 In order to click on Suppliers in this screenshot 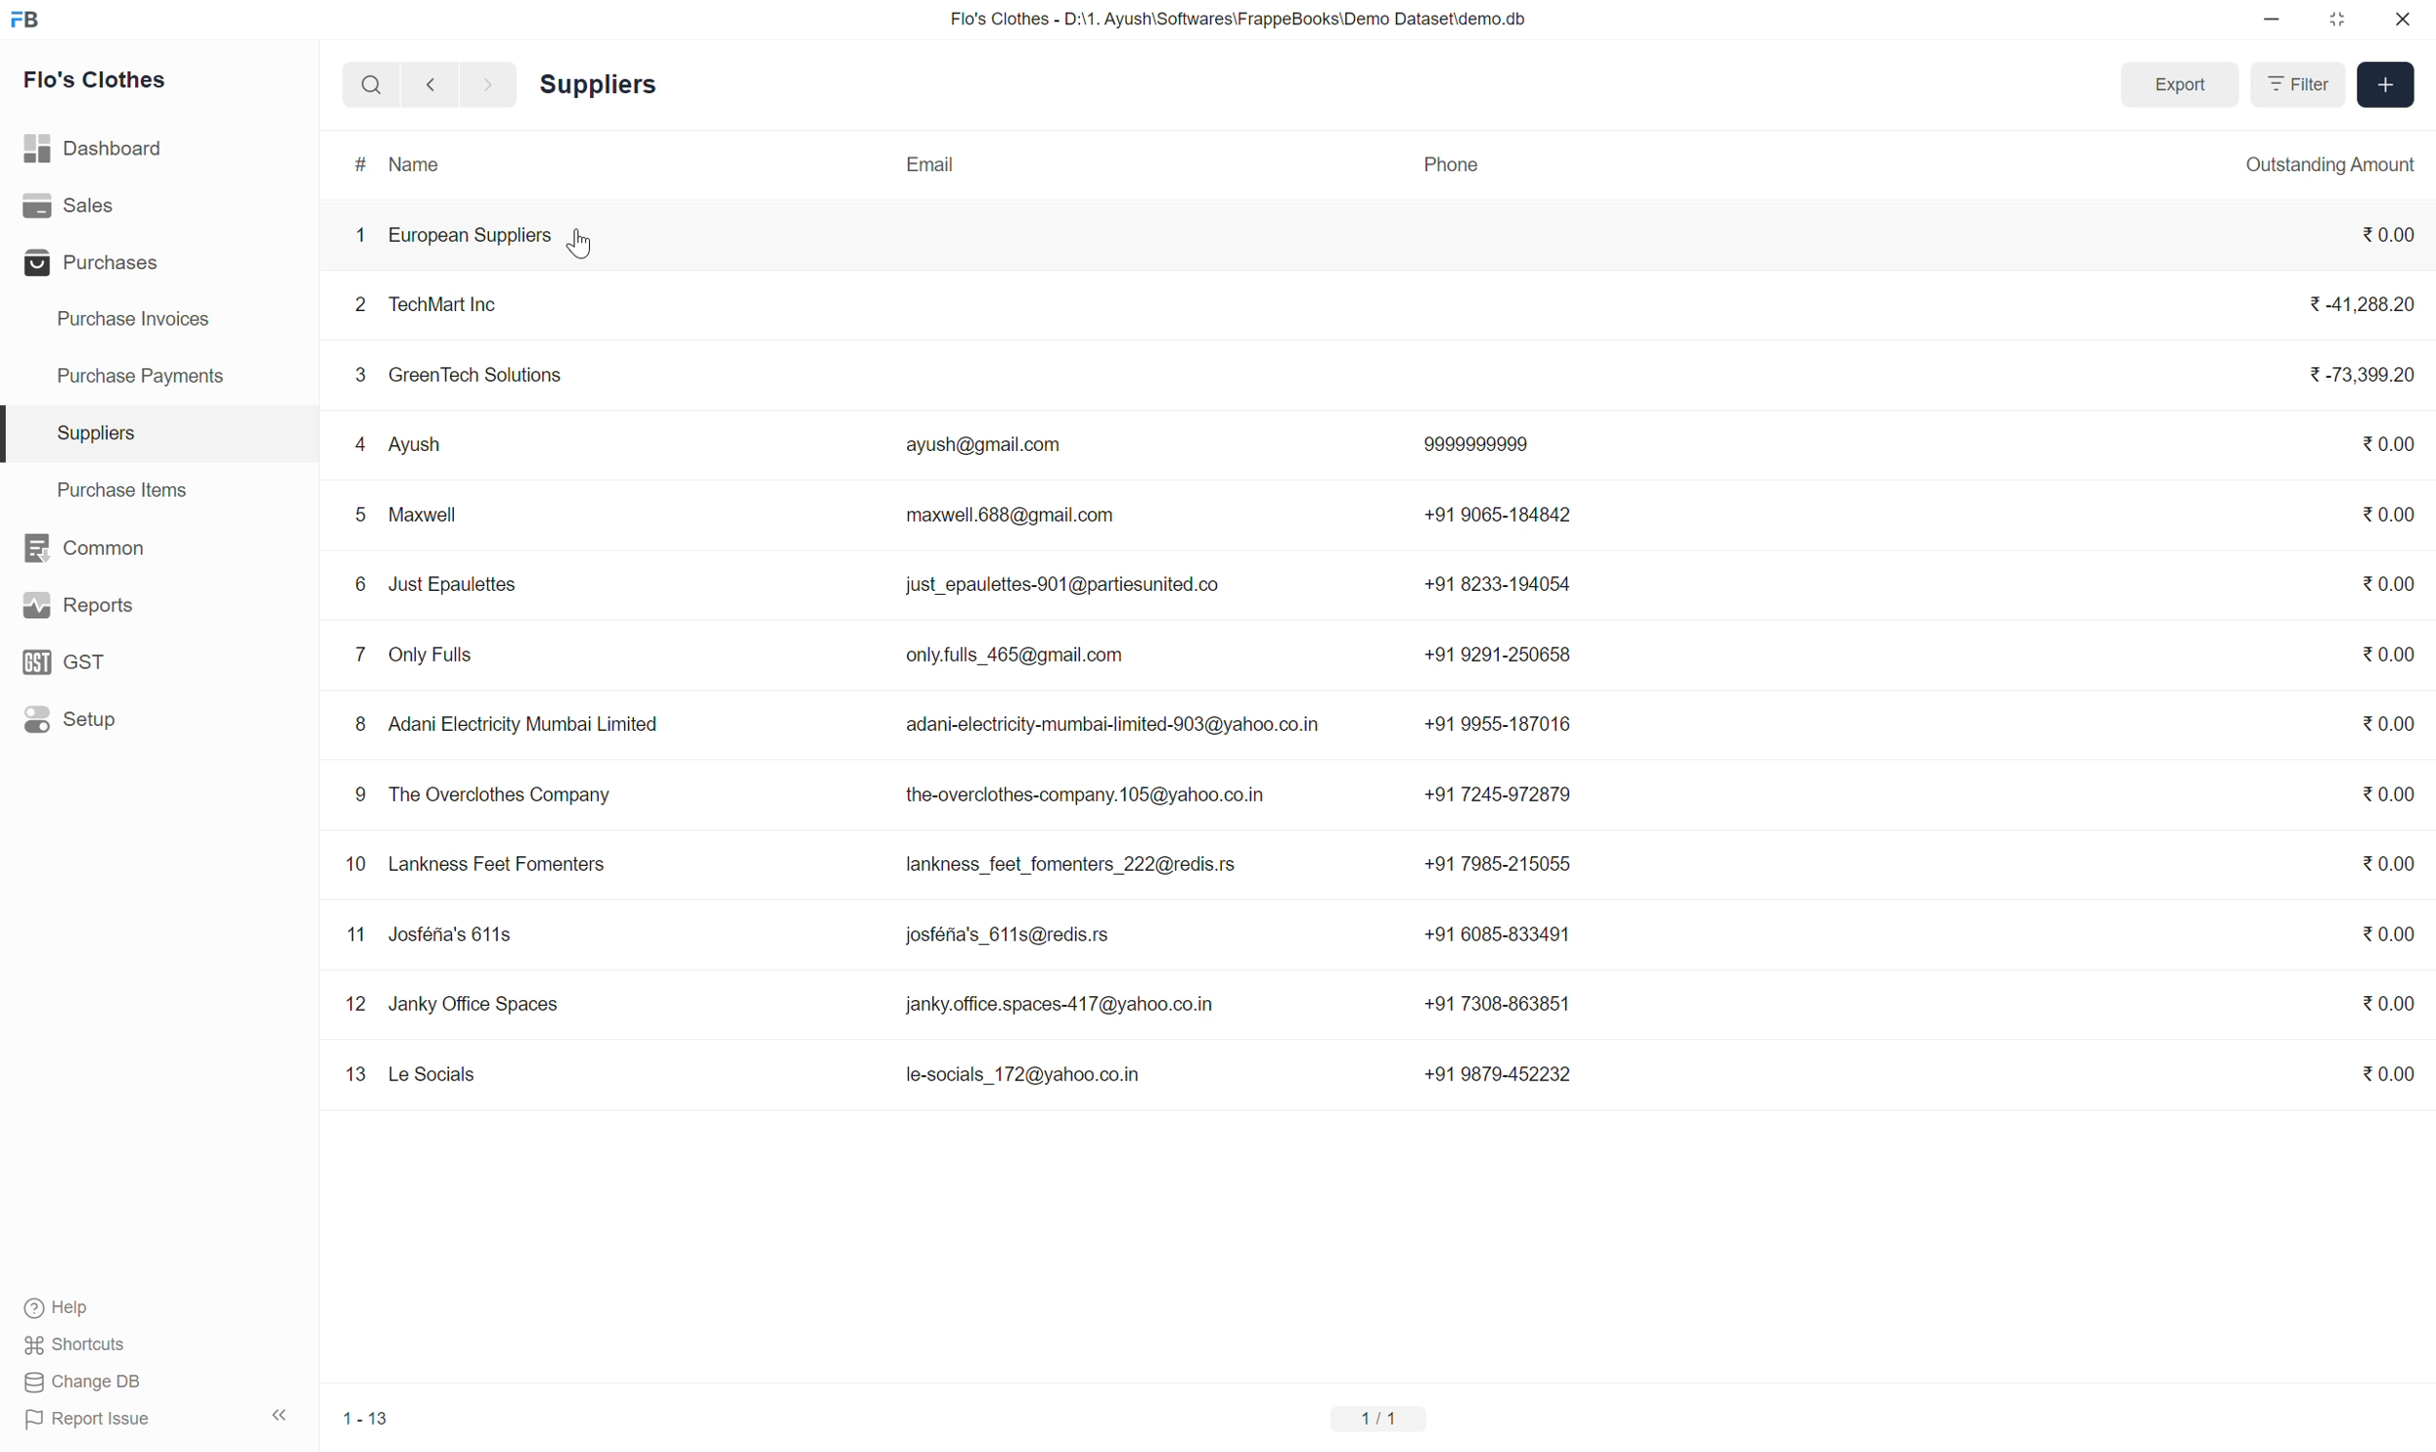, I will do `click(88, 429)`.